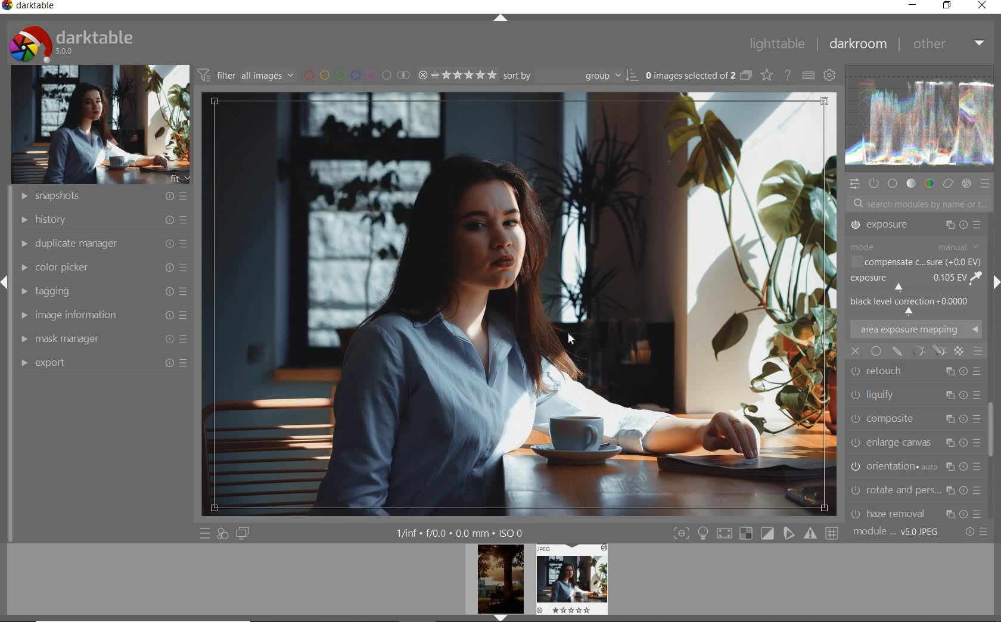 The height and width of the screenshot is (622, 1001). What do you see at coordinates (98, 124) in the screenshot?
I see `IMAGE` at bounding box center [98, 124].